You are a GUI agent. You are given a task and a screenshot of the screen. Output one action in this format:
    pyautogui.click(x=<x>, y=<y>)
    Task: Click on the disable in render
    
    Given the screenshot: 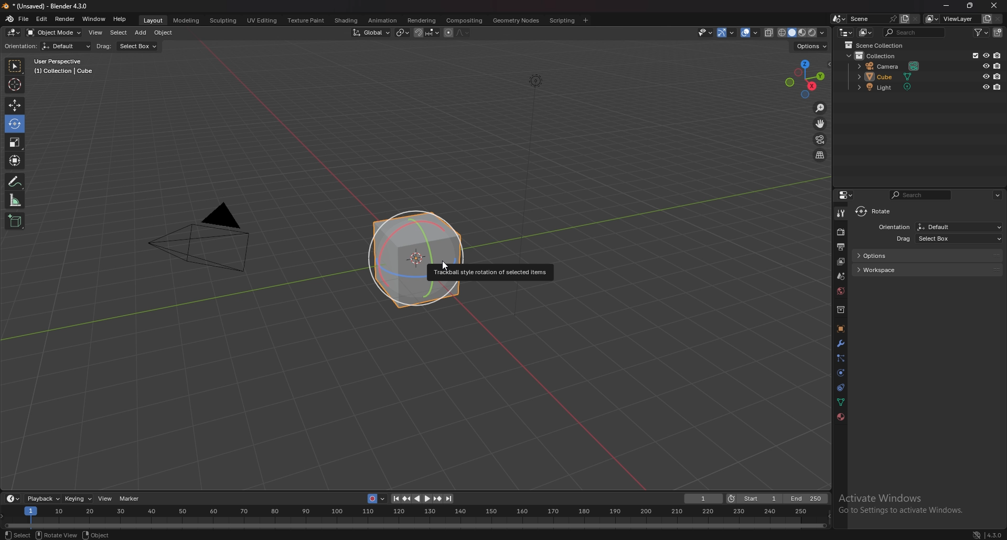 What is the action you would take?
    pyautogui.click(x=998, y=55)
    